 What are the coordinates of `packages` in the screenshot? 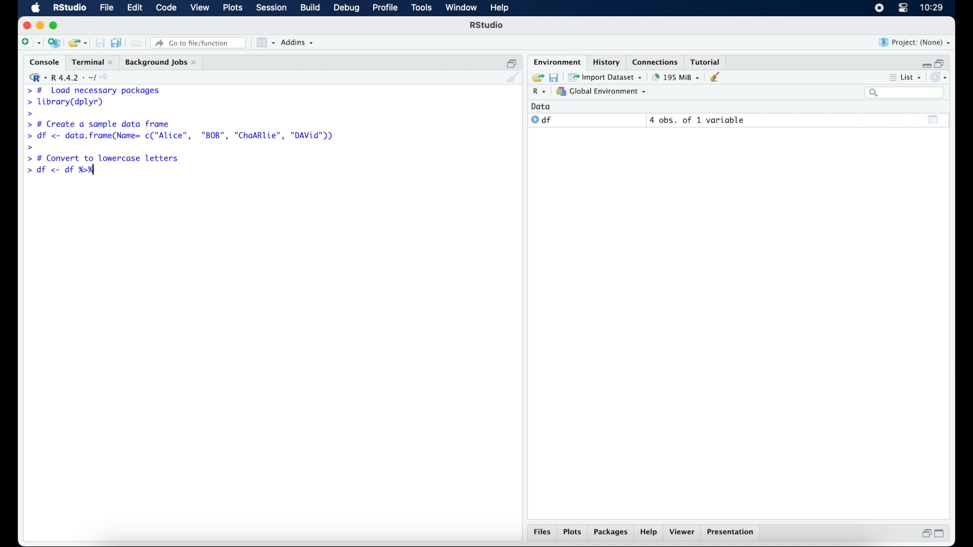 It's located at (611, 533).